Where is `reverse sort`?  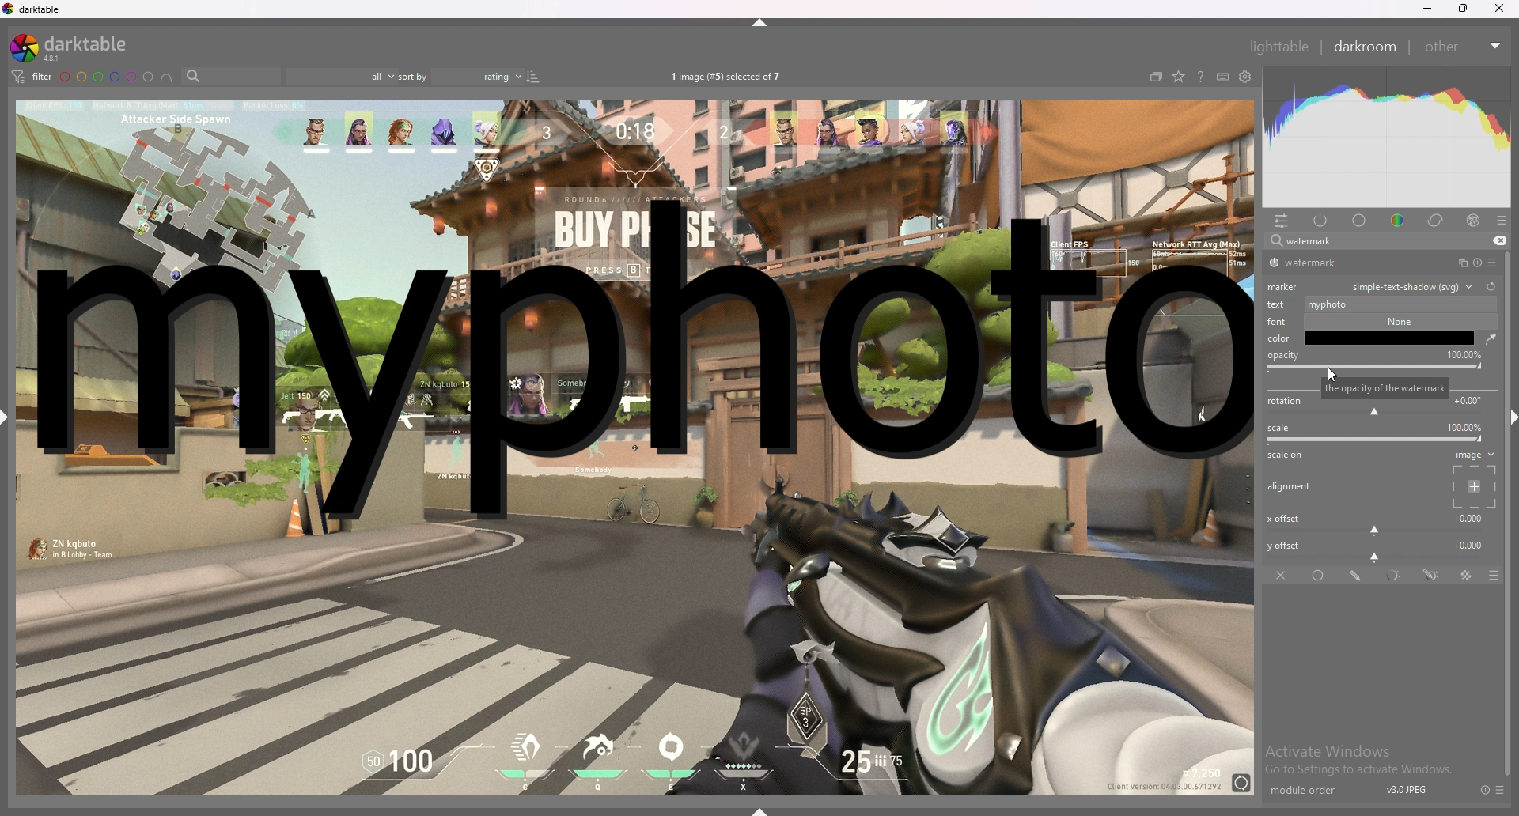 reverse sort is located at coordinates (533, 76).